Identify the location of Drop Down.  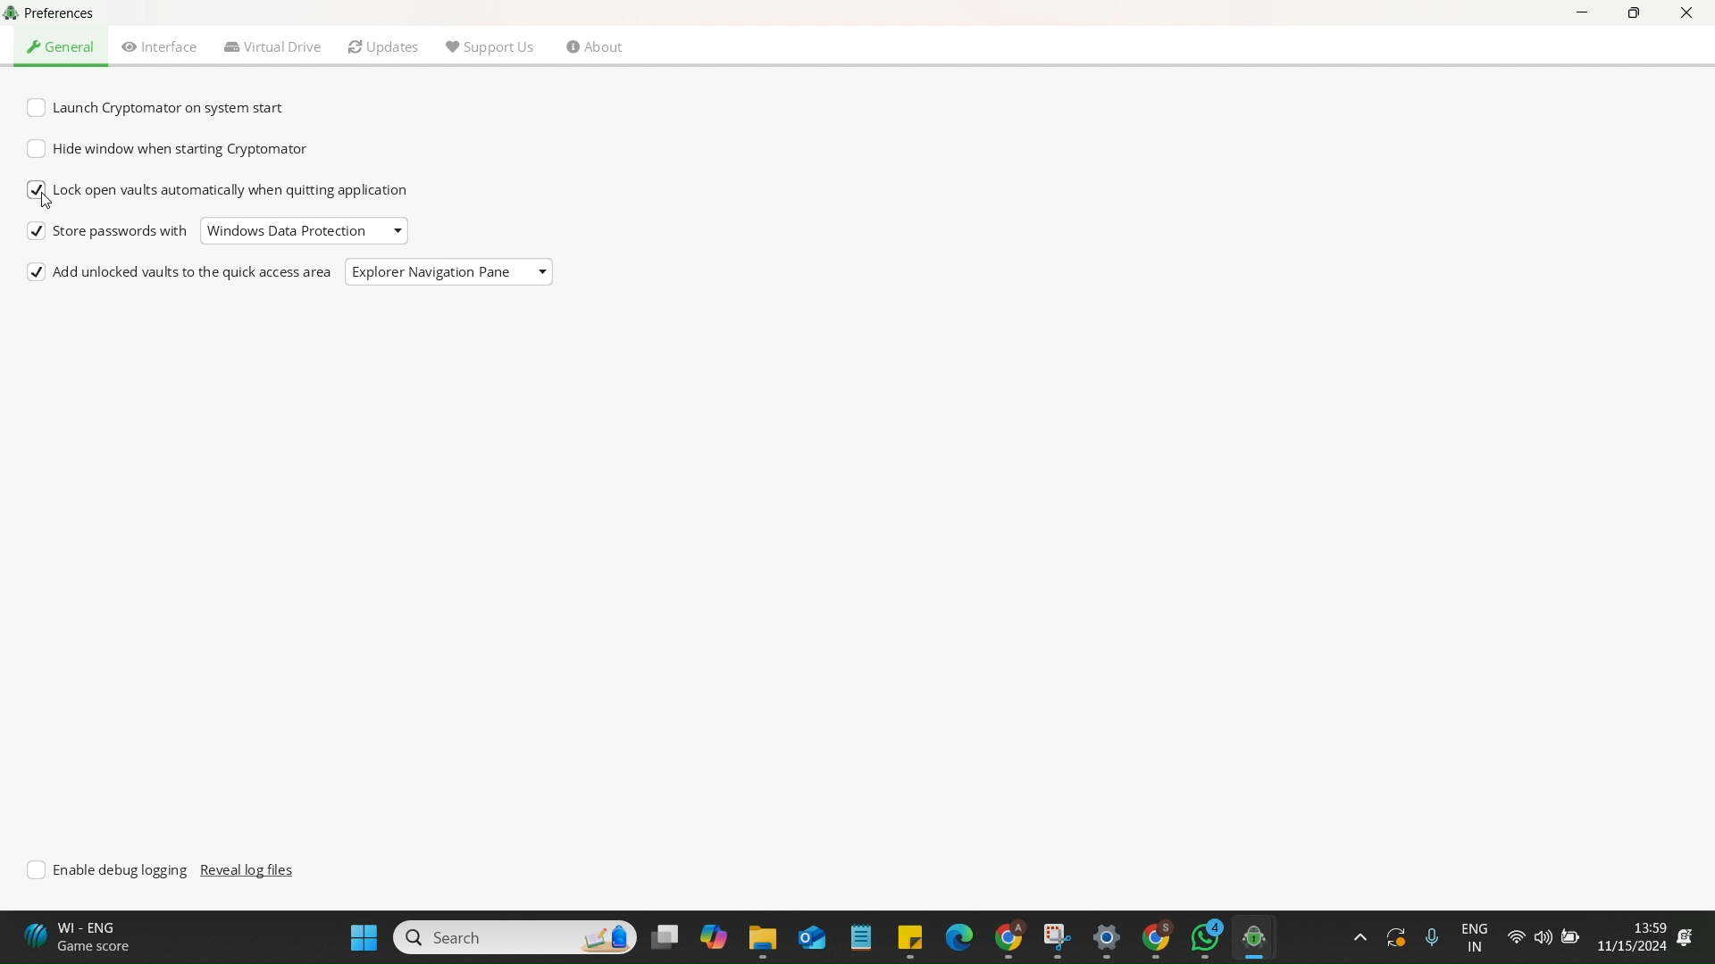
(401, 228).